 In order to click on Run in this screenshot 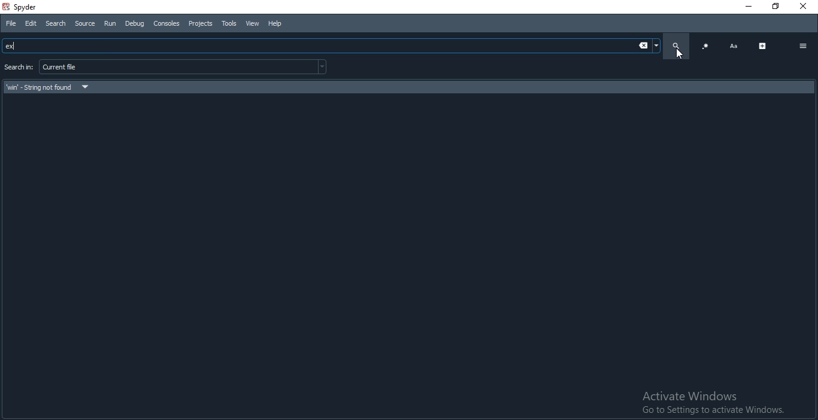, I will do `click(109, 23)`.